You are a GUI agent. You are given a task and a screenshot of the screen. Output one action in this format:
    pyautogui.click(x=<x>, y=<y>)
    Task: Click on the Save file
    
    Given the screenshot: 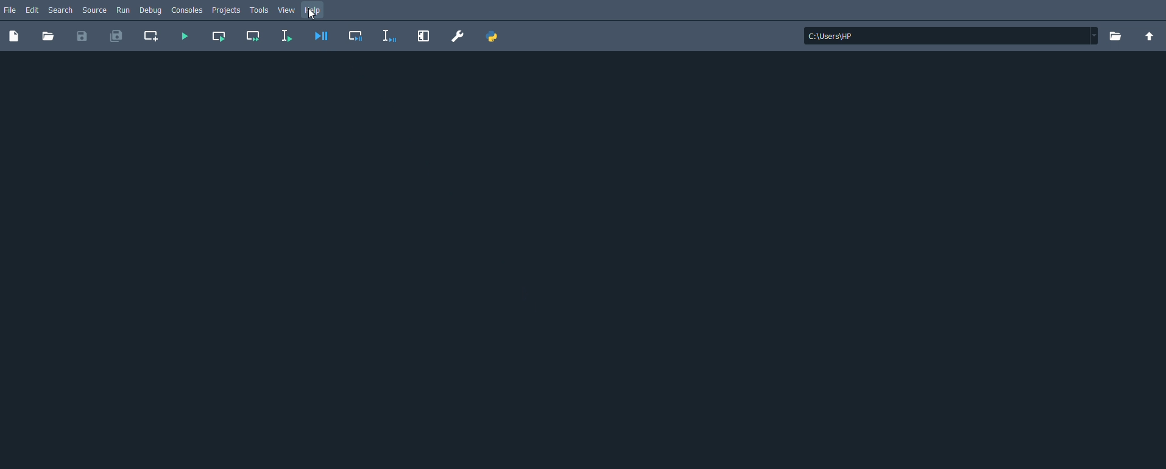 What is the action you would take?
    pyautogui.click(x=80, y=38)
    